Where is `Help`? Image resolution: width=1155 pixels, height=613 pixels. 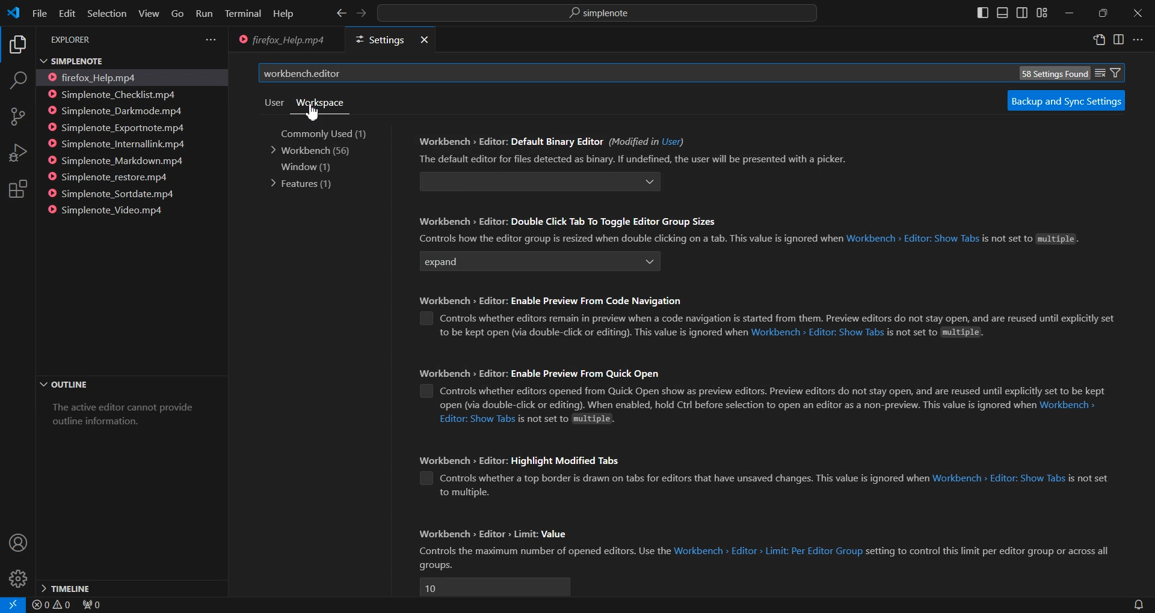
Help is located at coordinates (283, 14).